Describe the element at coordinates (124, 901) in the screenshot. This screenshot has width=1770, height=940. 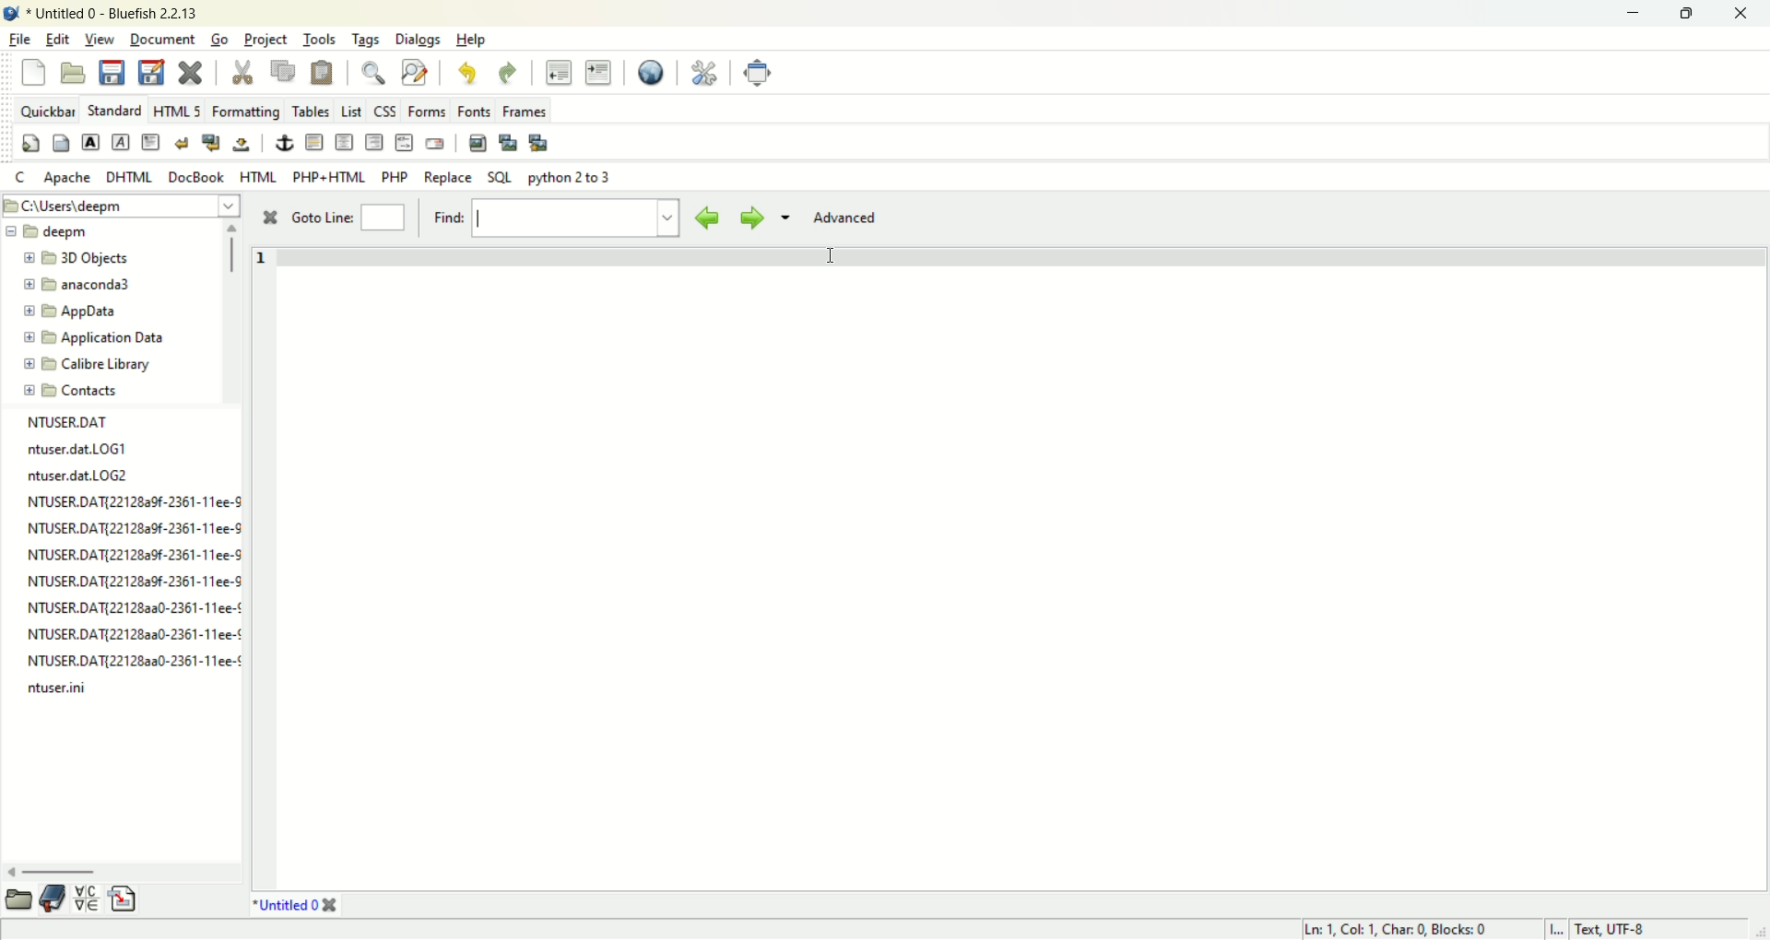
I see `snippet` at that location.